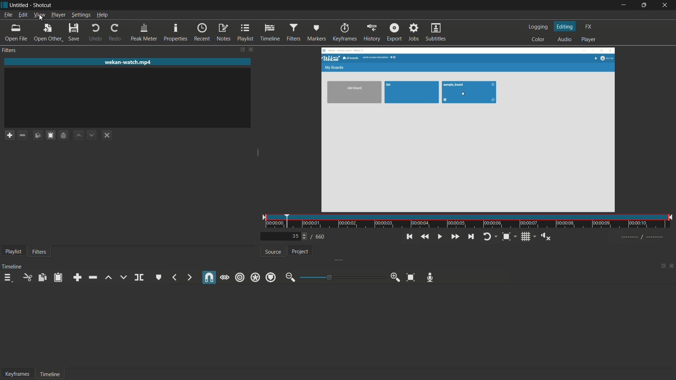  What do you see at coordinates (39, 15) in the screenshot?
I see `view menu` at bounding box center [39, 15].